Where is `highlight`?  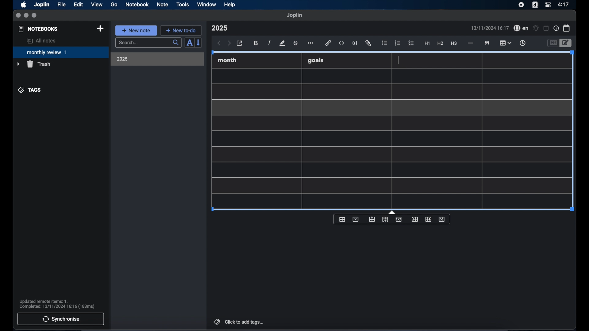
highlight is located at coordinates (282, 43).